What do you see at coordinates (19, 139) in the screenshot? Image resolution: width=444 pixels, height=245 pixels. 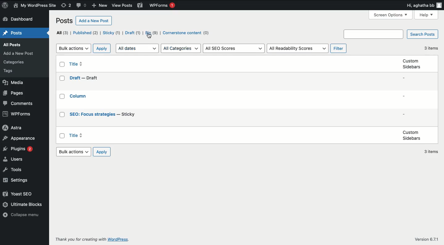 I see `Appearance ` at bounding box center [19, 139].